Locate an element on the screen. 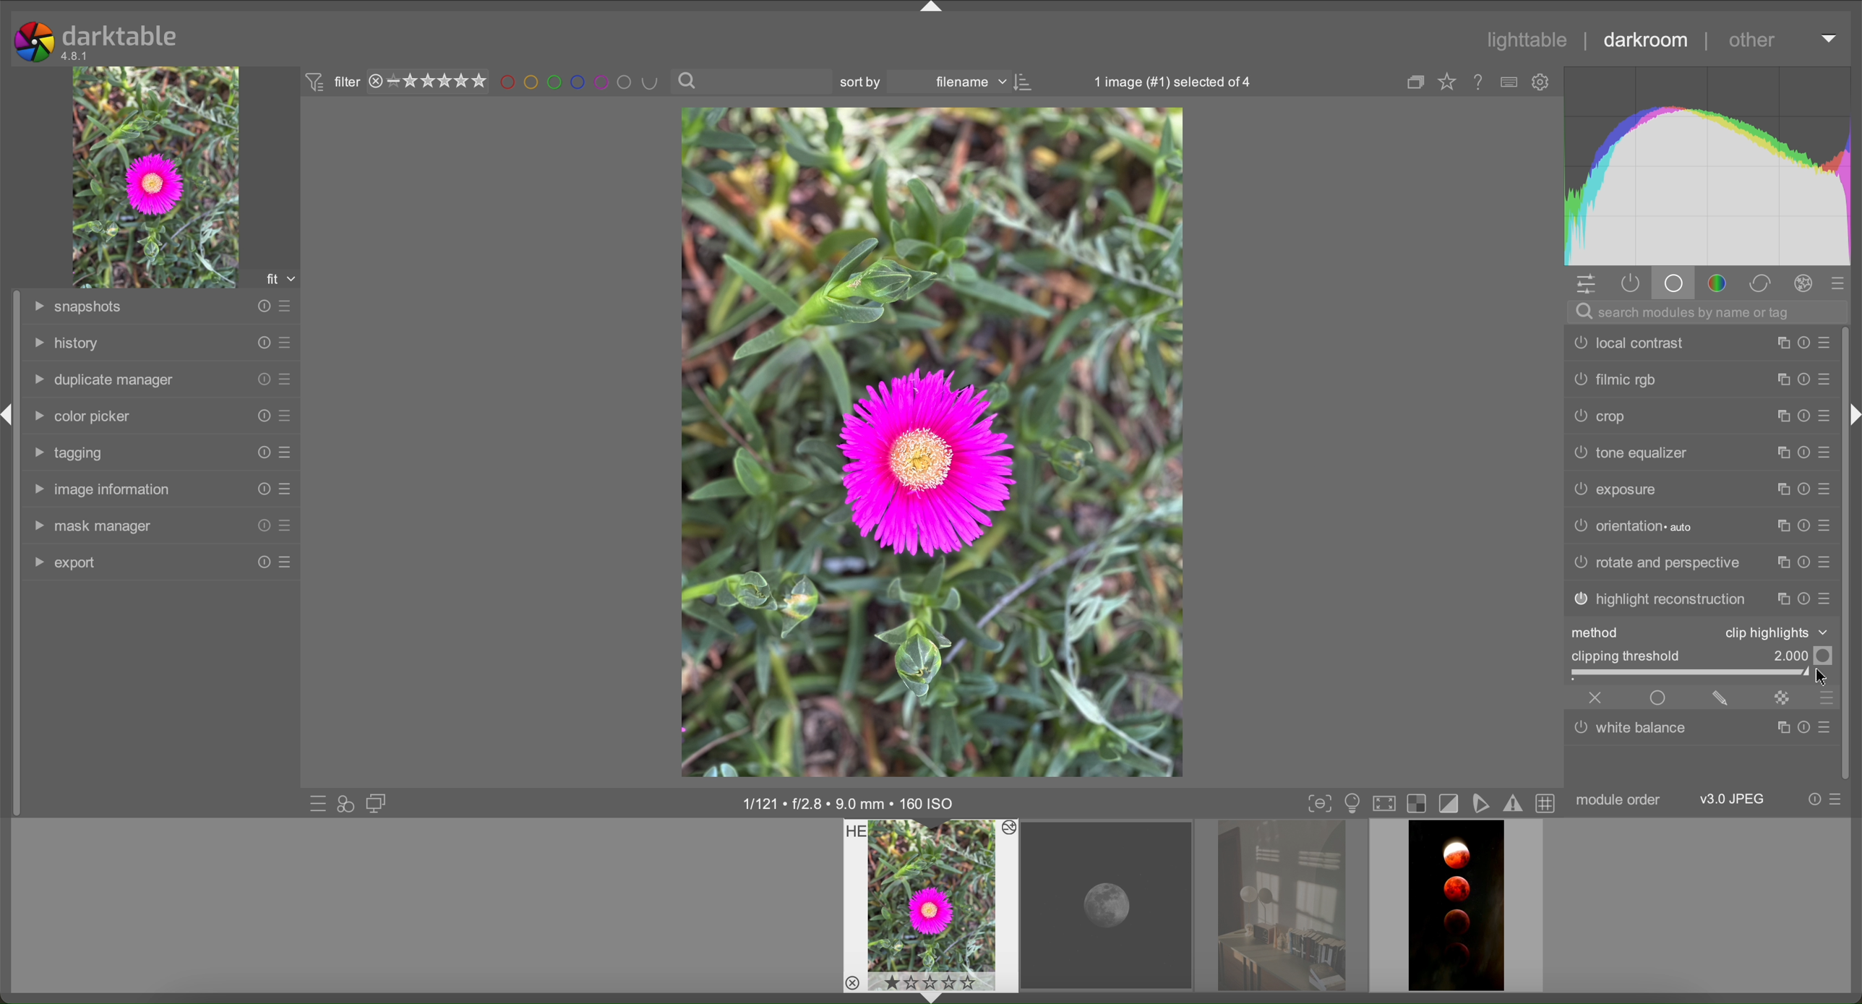  clip highlights is located at coordinates (1773, 632).